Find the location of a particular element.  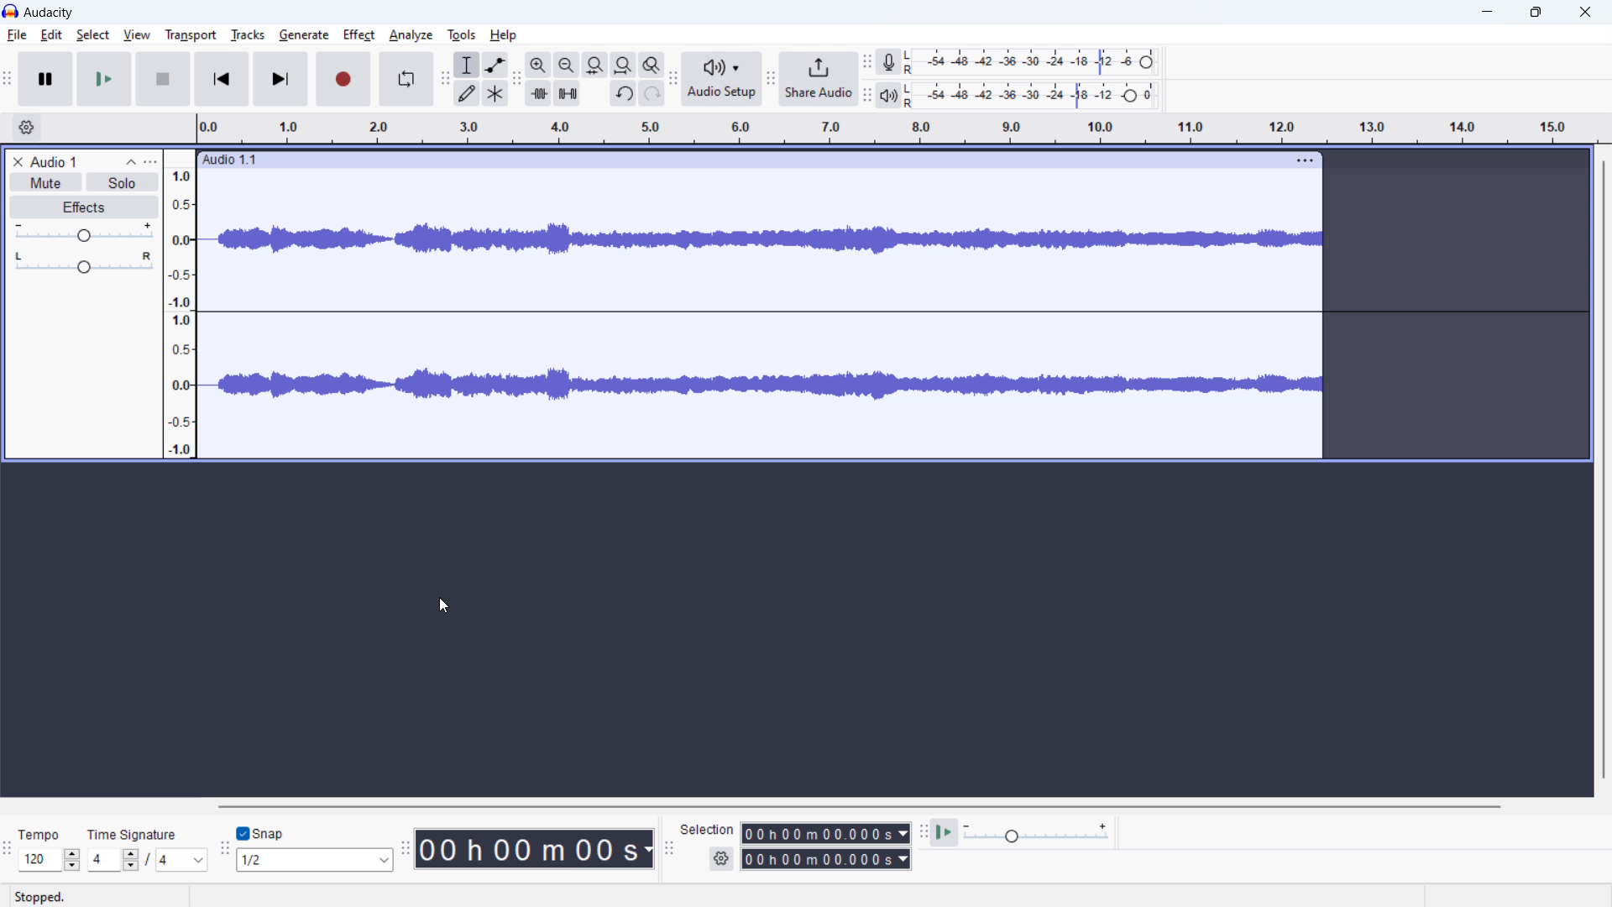

balance is located at coordinates (83, 264).